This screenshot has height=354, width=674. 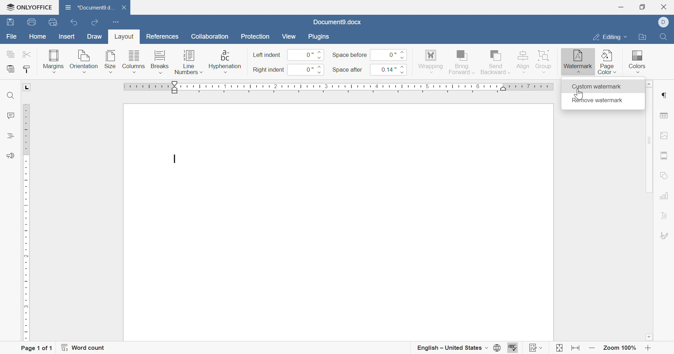 What do you see at coordinates (11, 96) in the screenshot?
I see `find` at bounding box center [11, 96].